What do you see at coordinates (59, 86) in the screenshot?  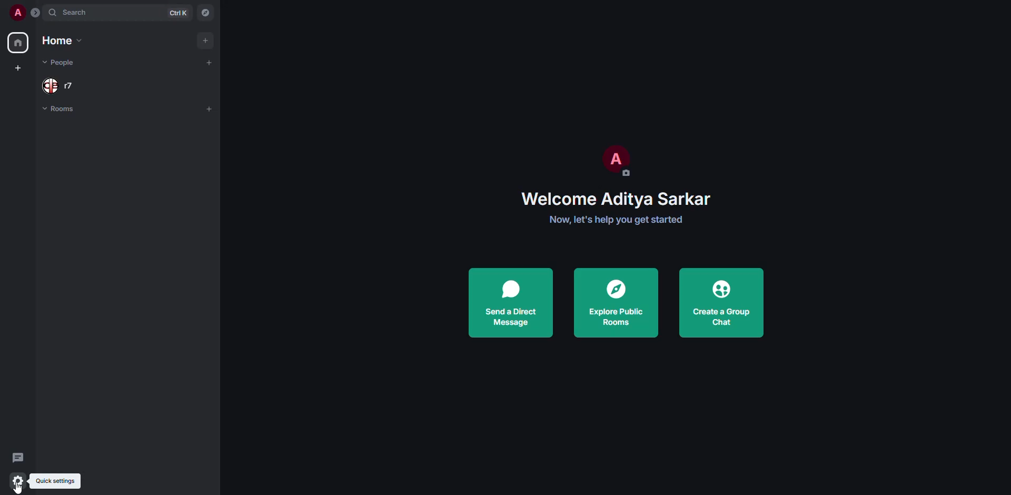 I see `people` at bounding box center [59, 86].